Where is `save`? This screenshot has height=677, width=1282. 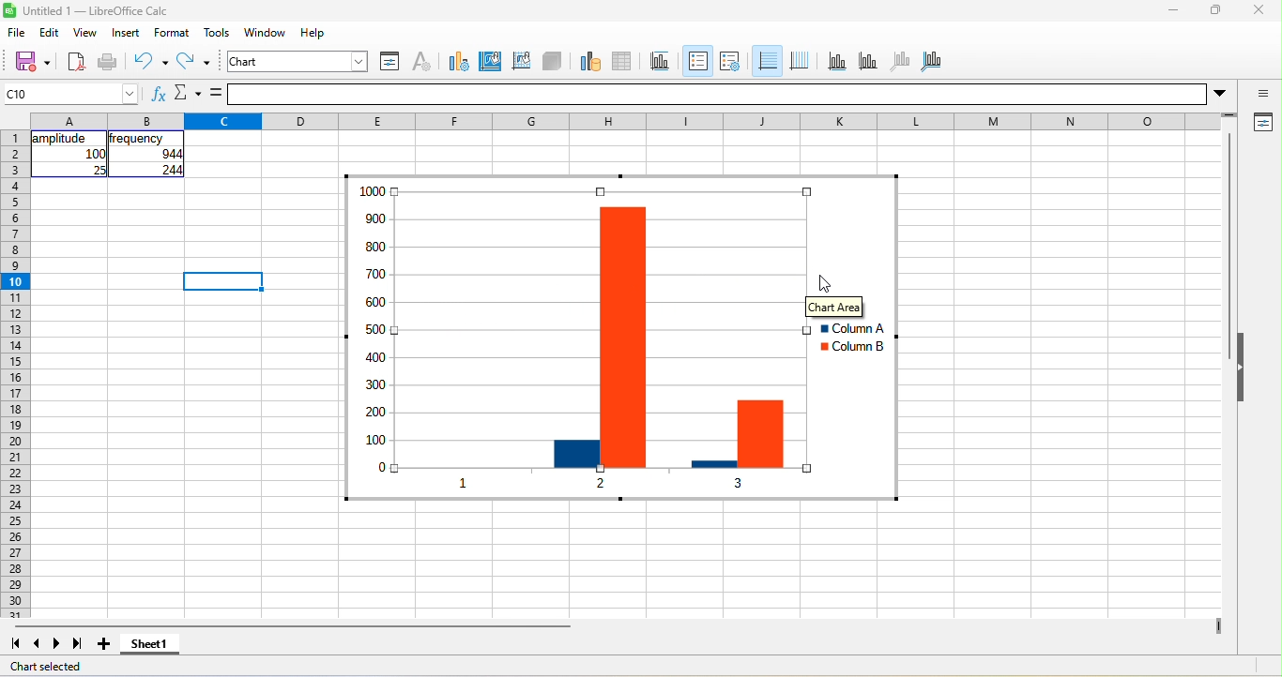
save is located at coordinates (26, 61).